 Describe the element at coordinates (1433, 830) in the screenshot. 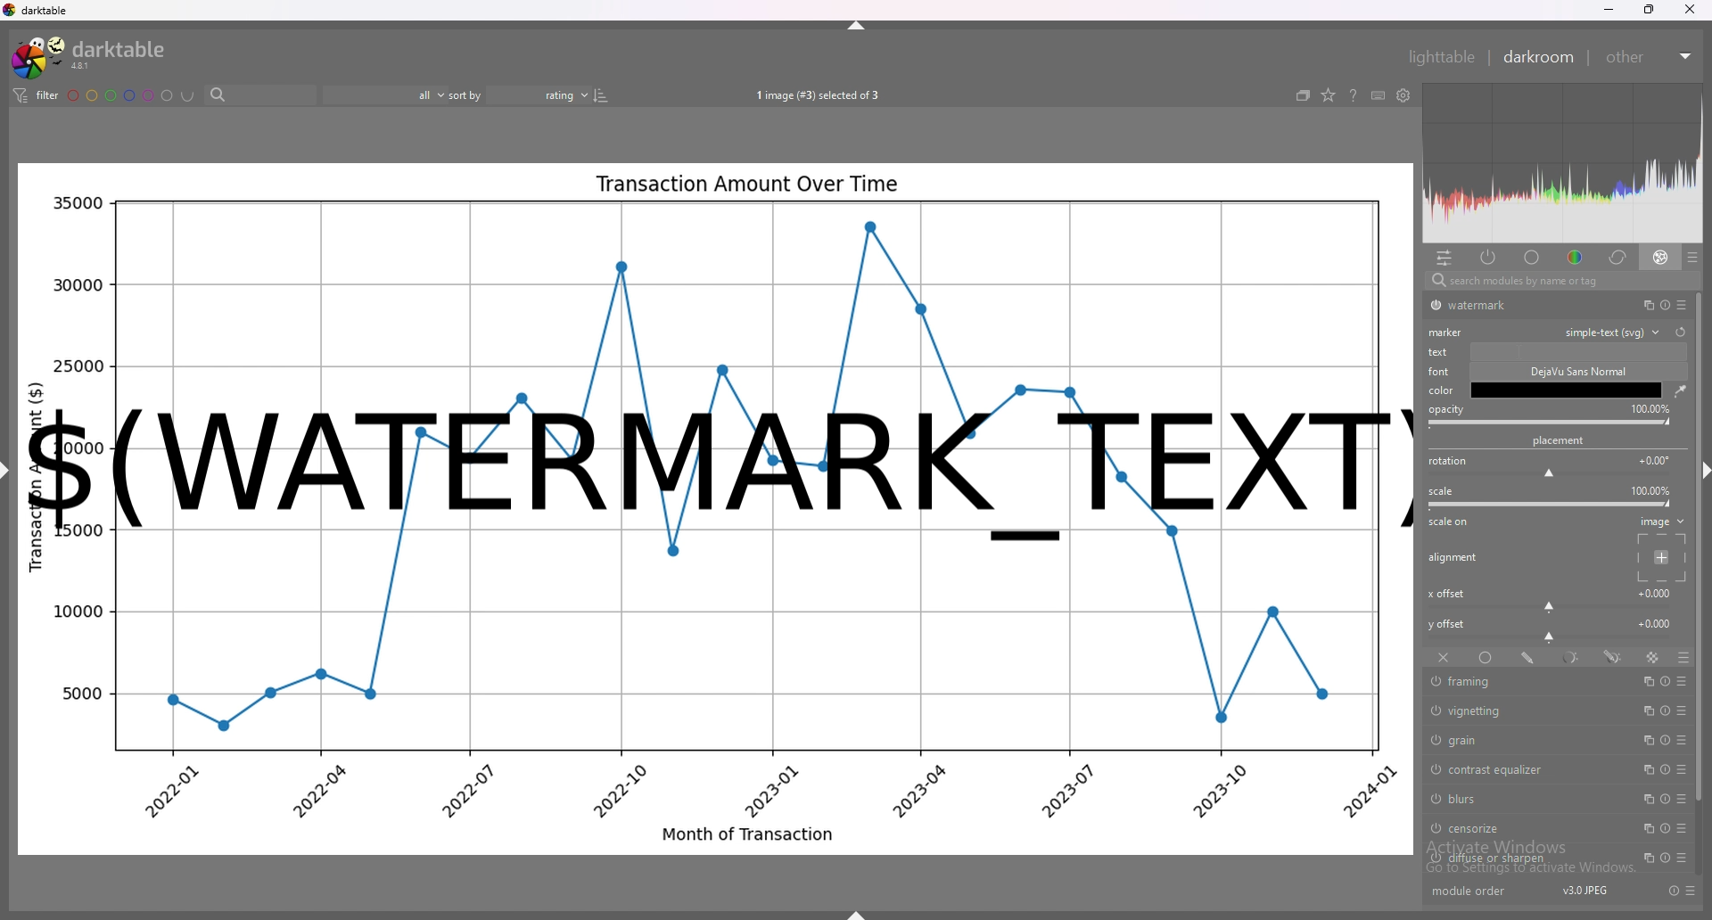

I see `switch off` at that location.